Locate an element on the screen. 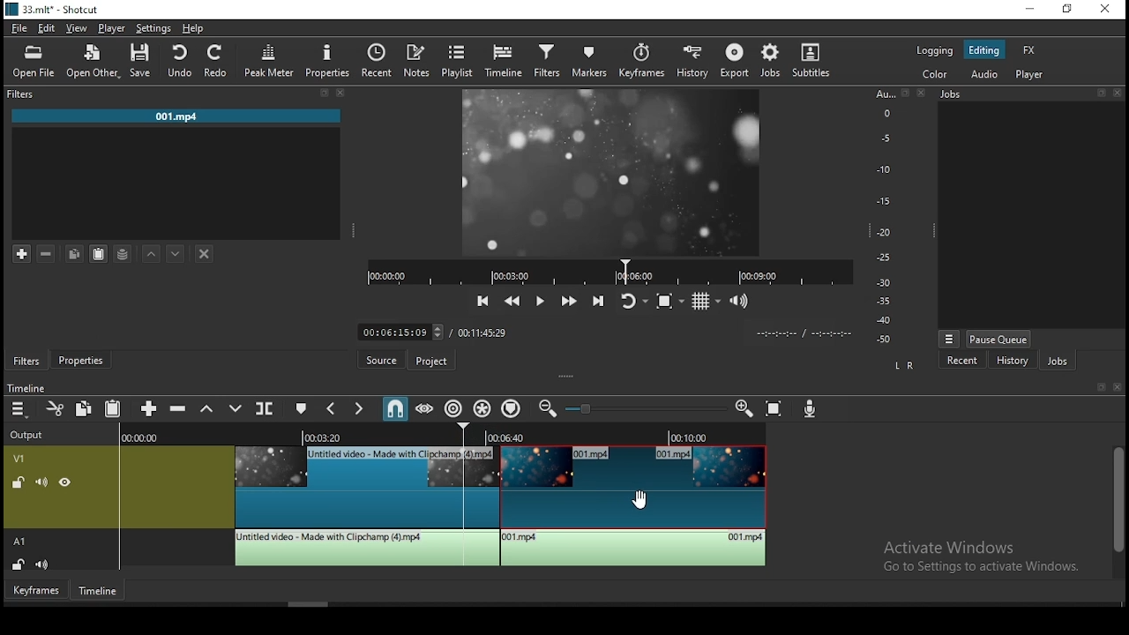 Image resolution: width=1129 pixels, height=635 pixels. scroll bar is located at coordinates (1117, 512).